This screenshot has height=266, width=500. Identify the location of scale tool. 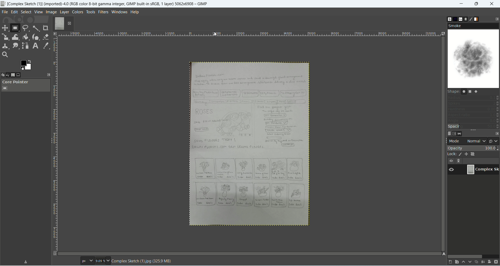
(5, 37).